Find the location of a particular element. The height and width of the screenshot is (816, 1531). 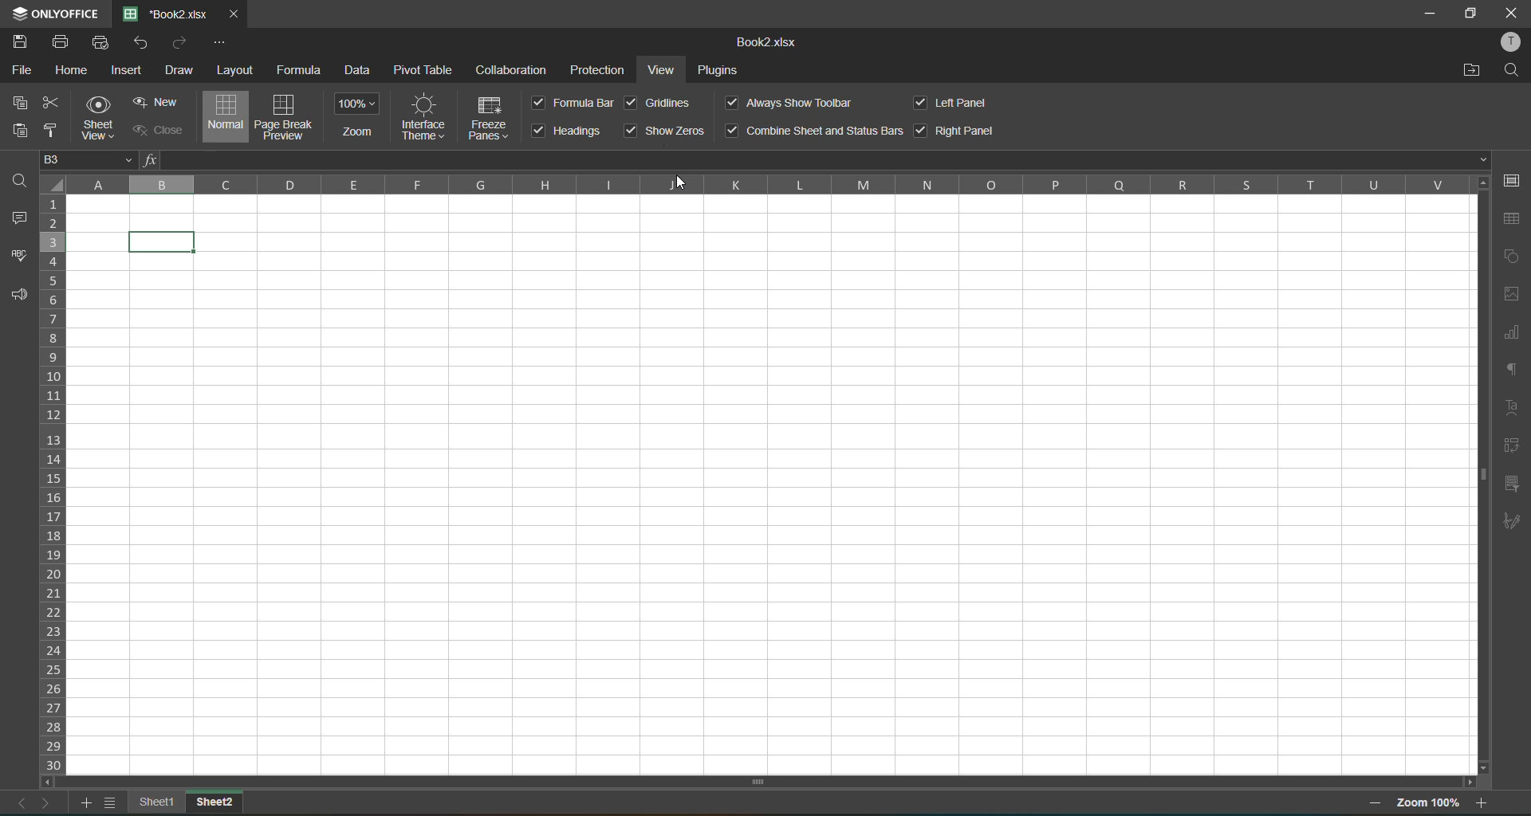

sheet 1 is located at coordinates (159, 804).